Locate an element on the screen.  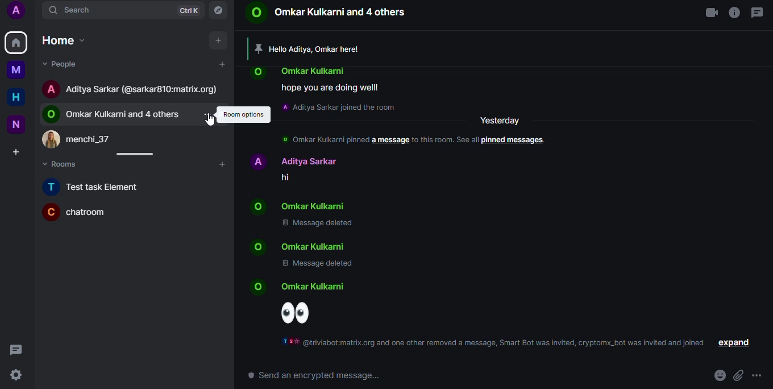
myspace is located at coordinates (16, 70).